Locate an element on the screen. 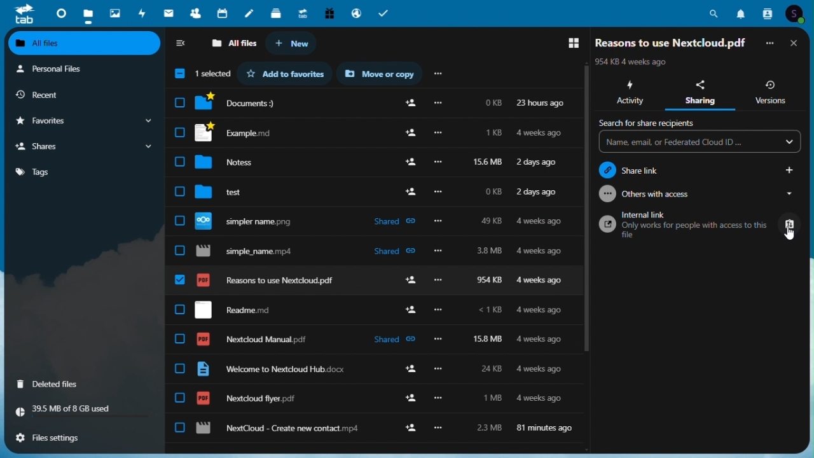 This screenshot has width=814, height=458. Activity is located at coordinates (143, 13).